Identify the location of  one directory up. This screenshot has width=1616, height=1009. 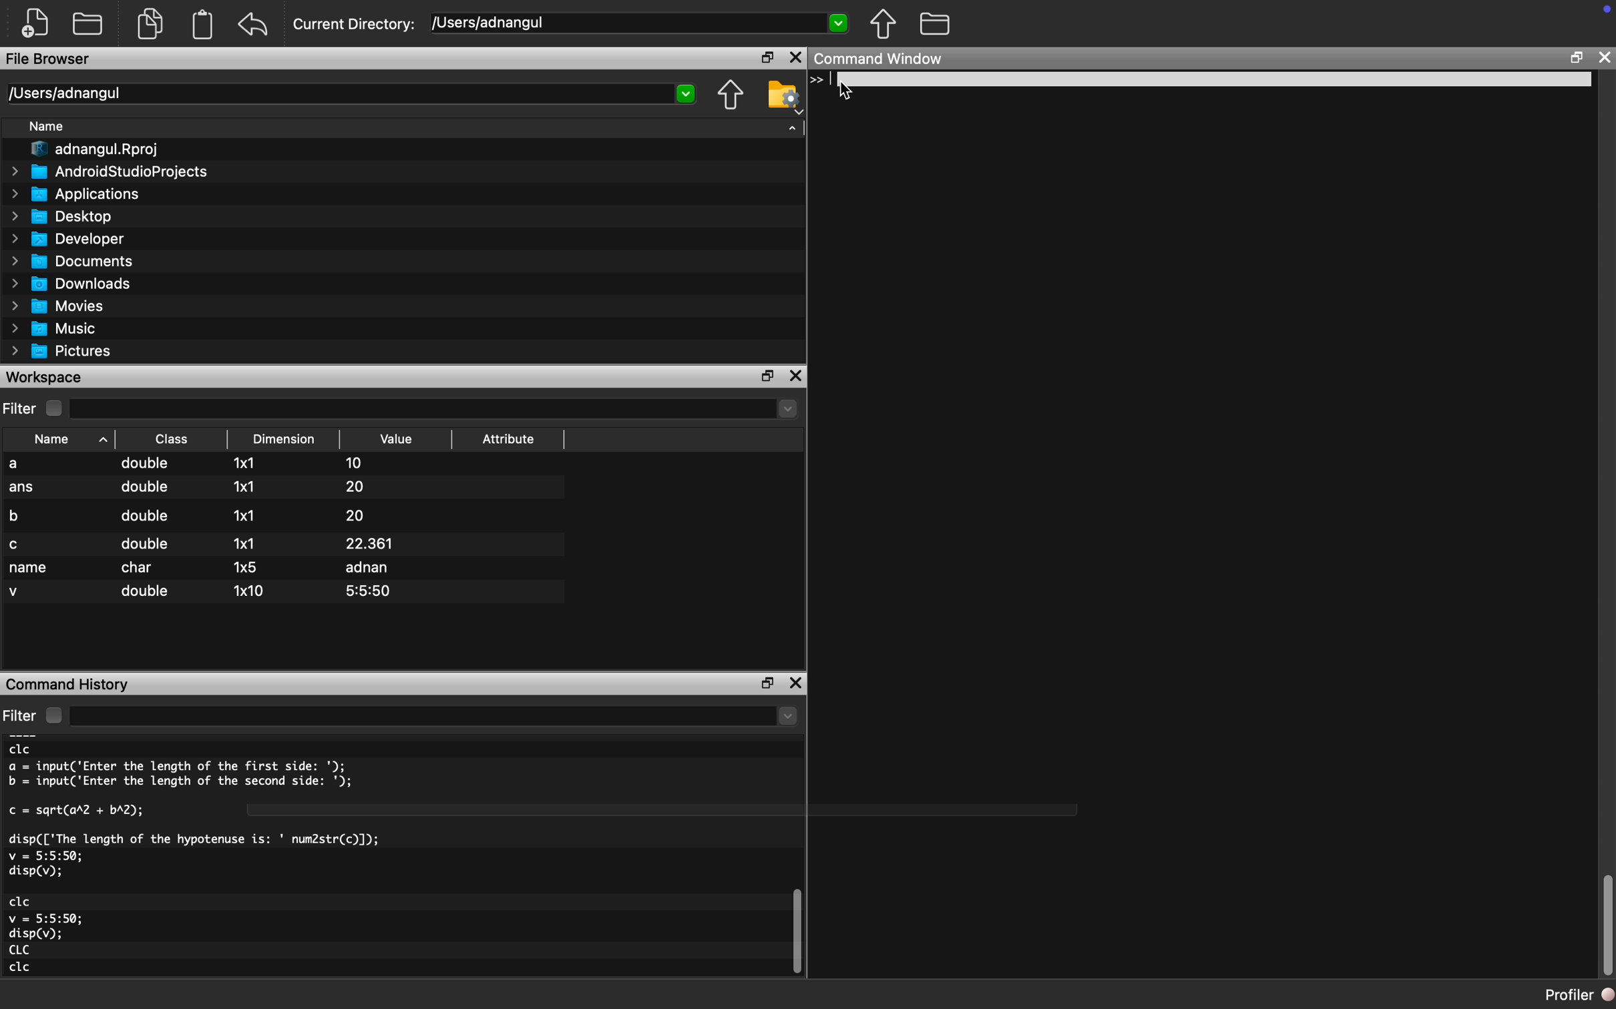
(727, 94).